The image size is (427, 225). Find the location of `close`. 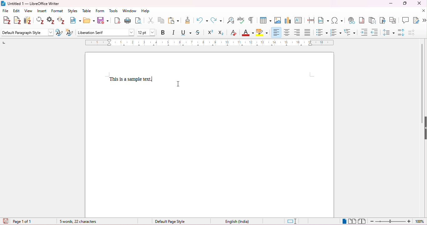

close is located at coordinates (418, 3).